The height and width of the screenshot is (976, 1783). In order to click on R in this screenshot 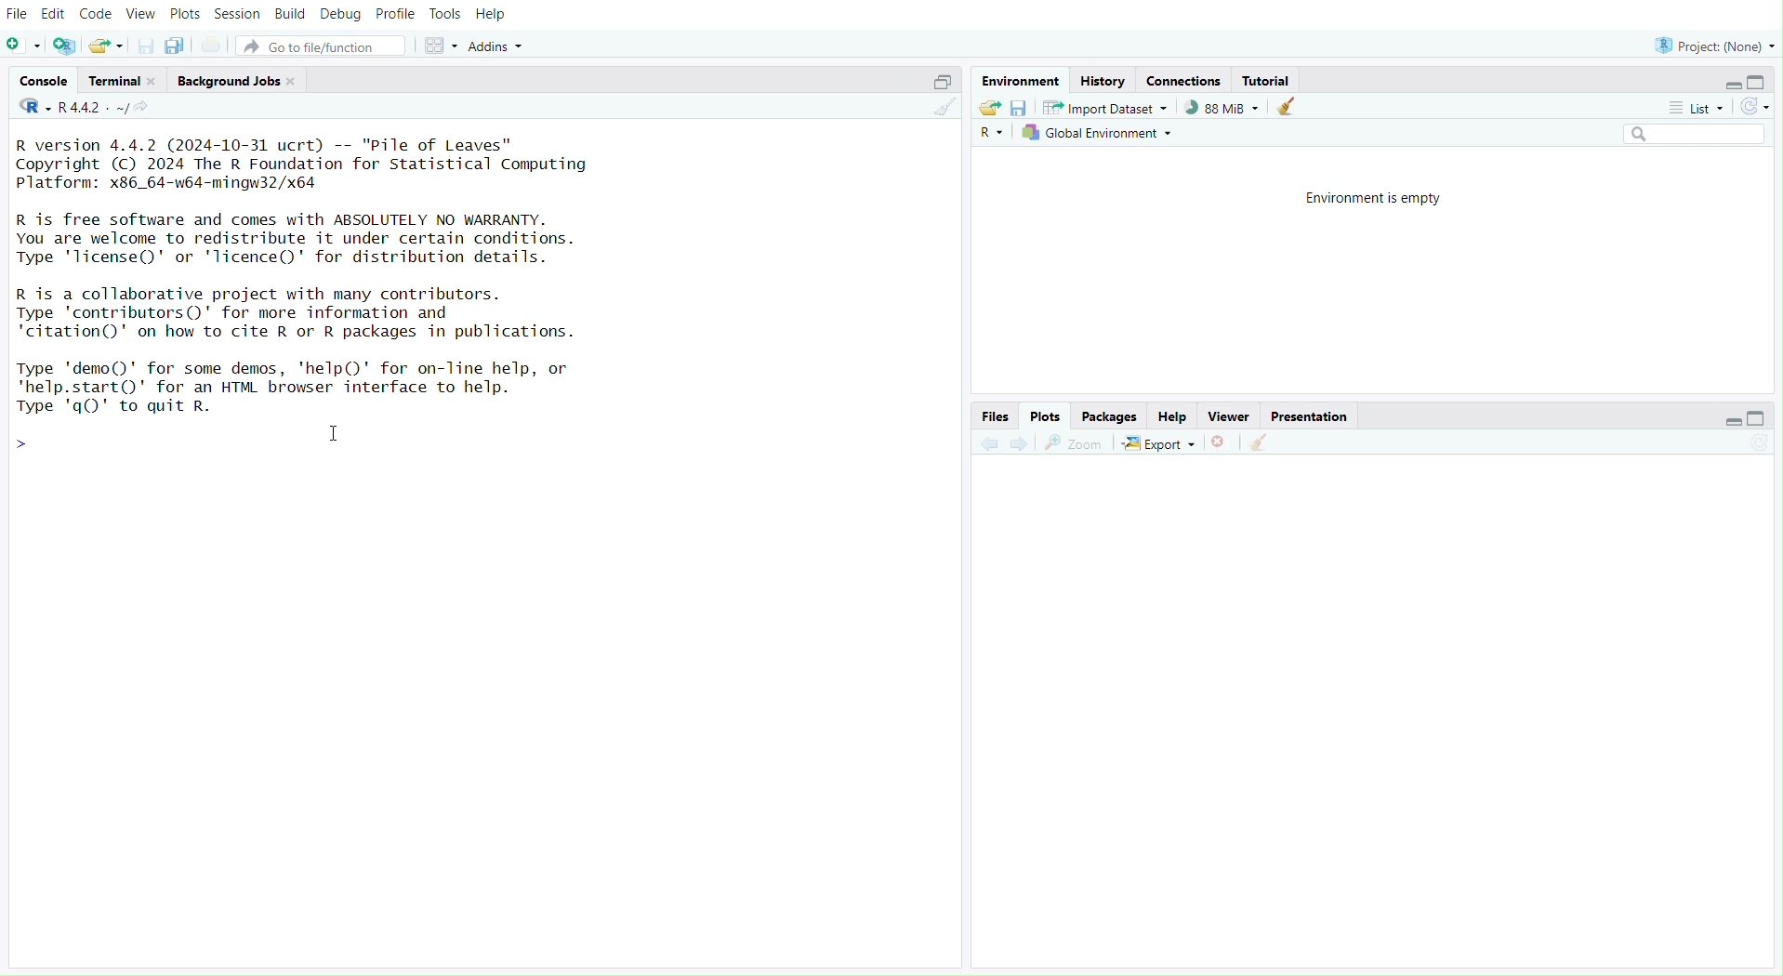, I will do `click(993, 133)`.